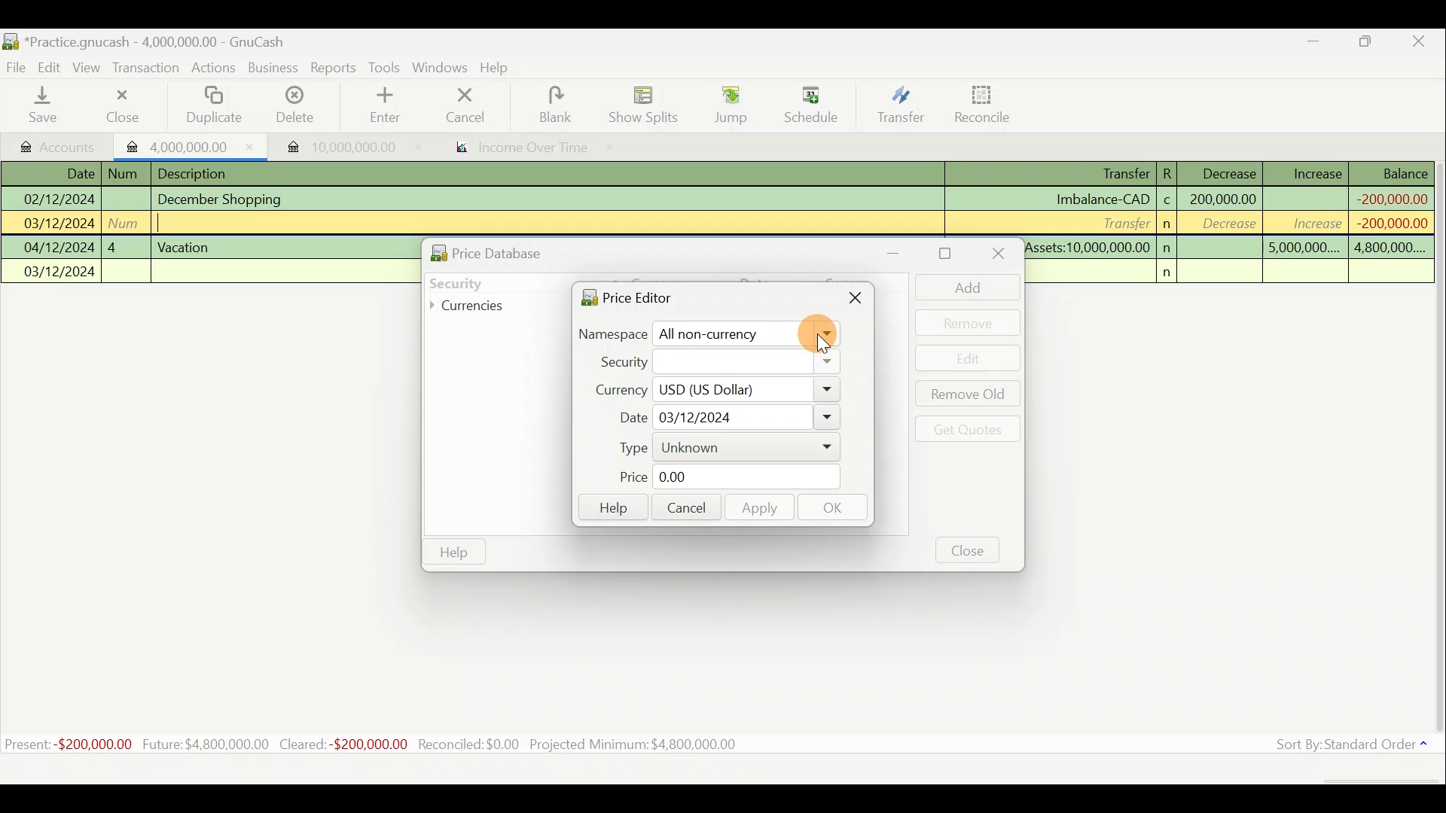 The width and height of the screenshot is (1446, 813). I want to click on Remove old, so click(965, 395).